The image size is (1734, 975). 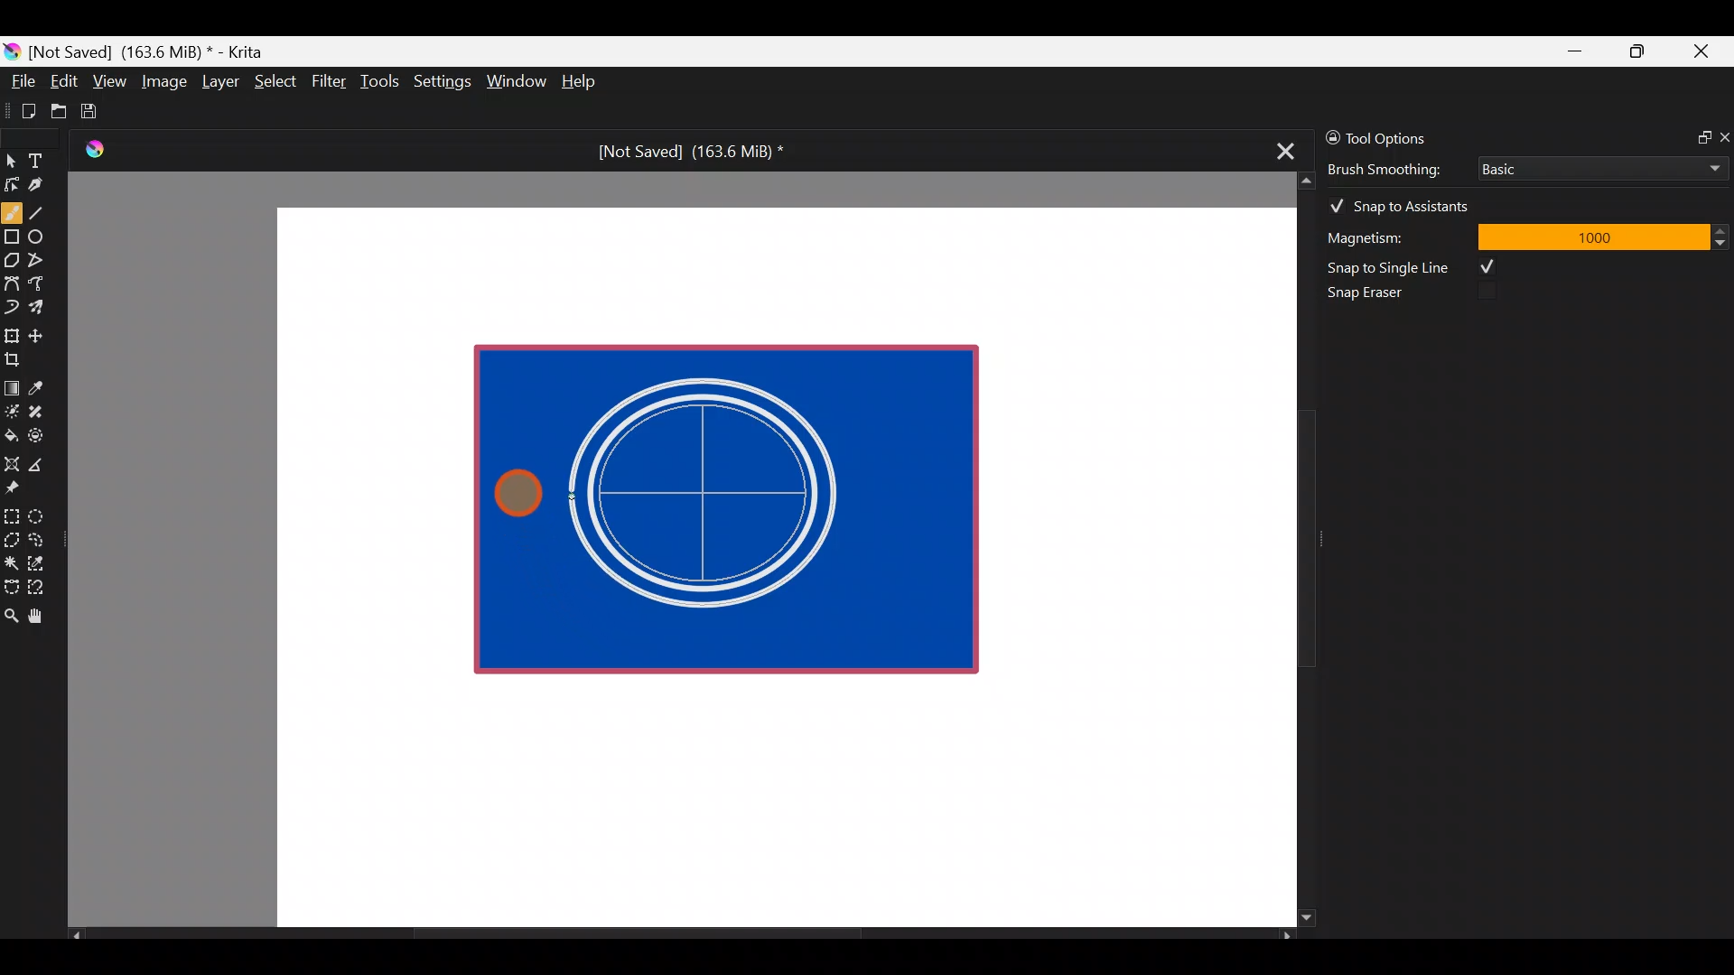 What do you see at coordinates (330, 80) in the screenshot?
I see `Filter` at bounding box center [330, 80].